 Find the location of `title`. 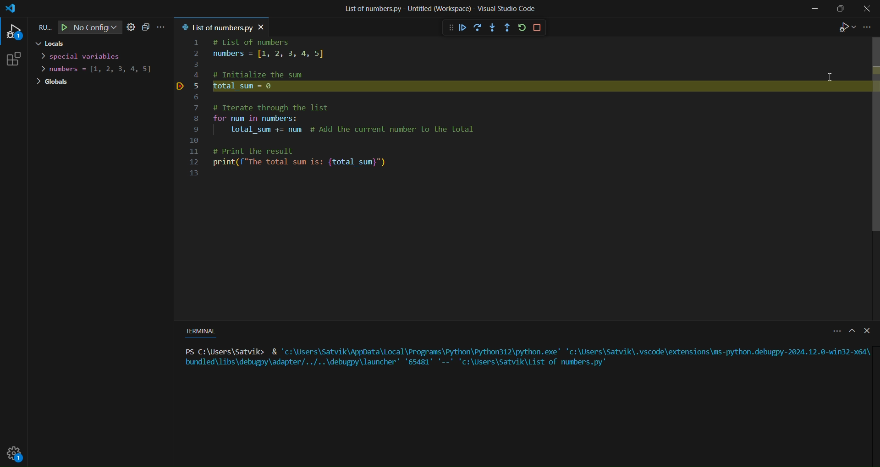

title is located at coordinates (438, 8).